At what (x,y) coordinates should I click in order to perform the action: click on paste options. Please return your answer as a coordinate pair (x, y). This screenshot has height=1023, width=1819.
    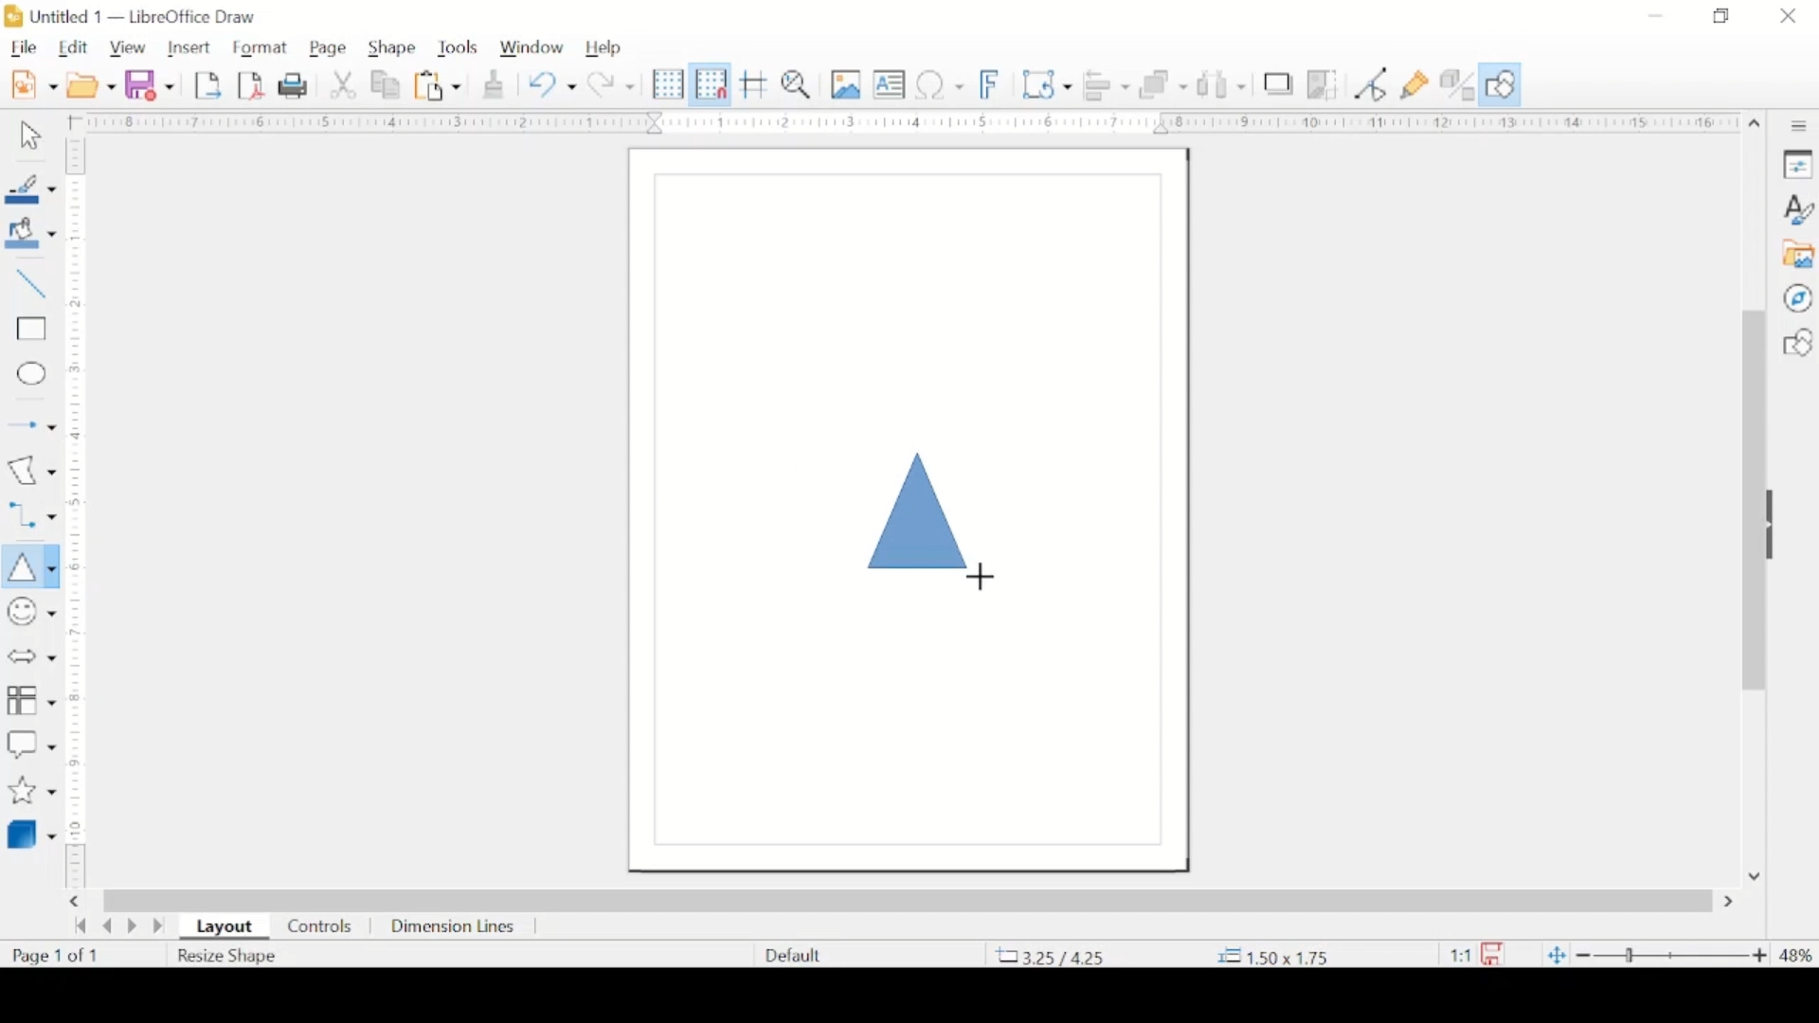
    Looking at the image, I should click on (439, 86).